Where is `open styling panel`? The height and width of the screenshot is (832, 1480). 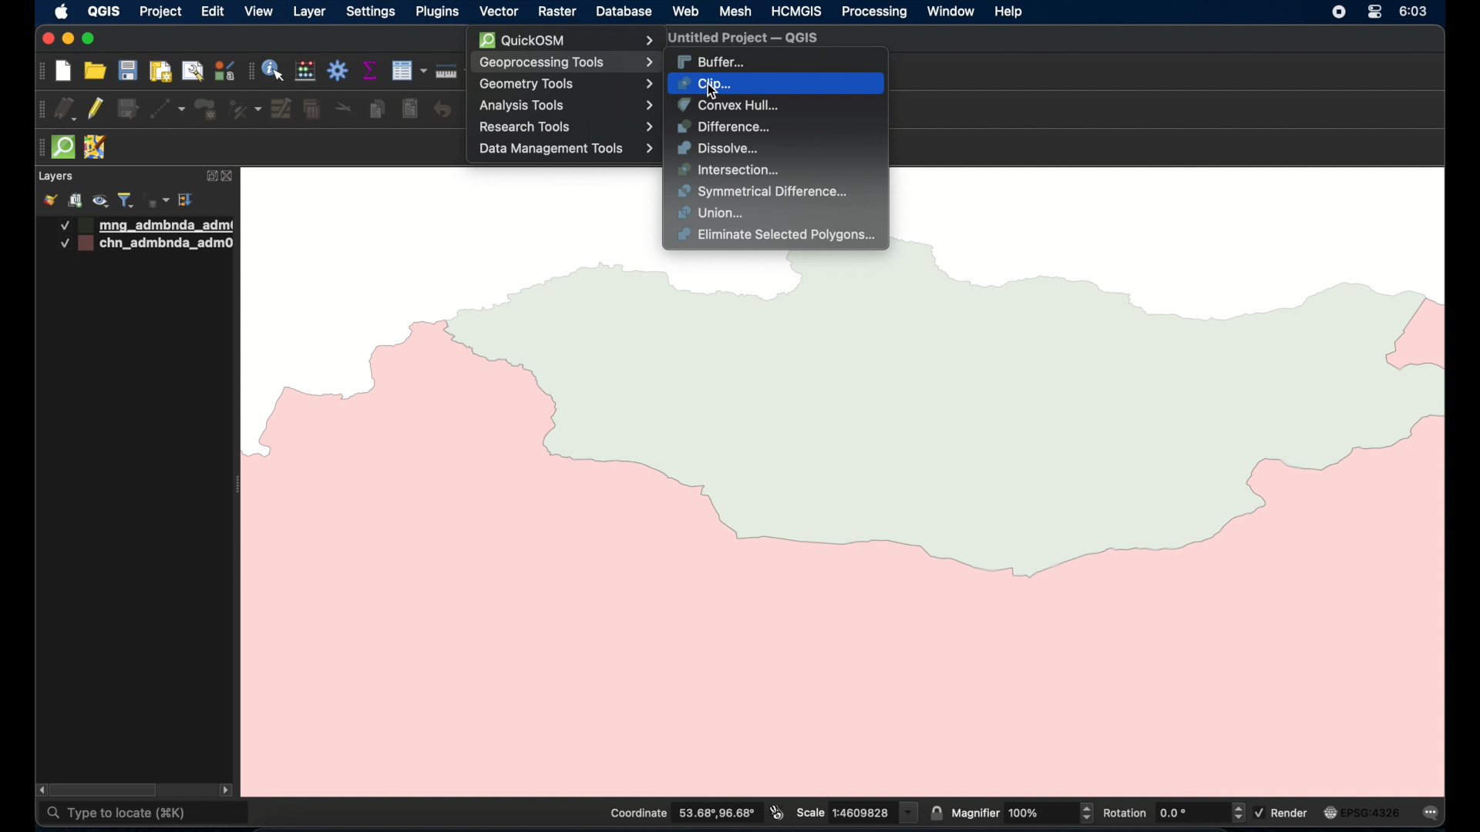
open styling panel is located at coordinates (49, 200).